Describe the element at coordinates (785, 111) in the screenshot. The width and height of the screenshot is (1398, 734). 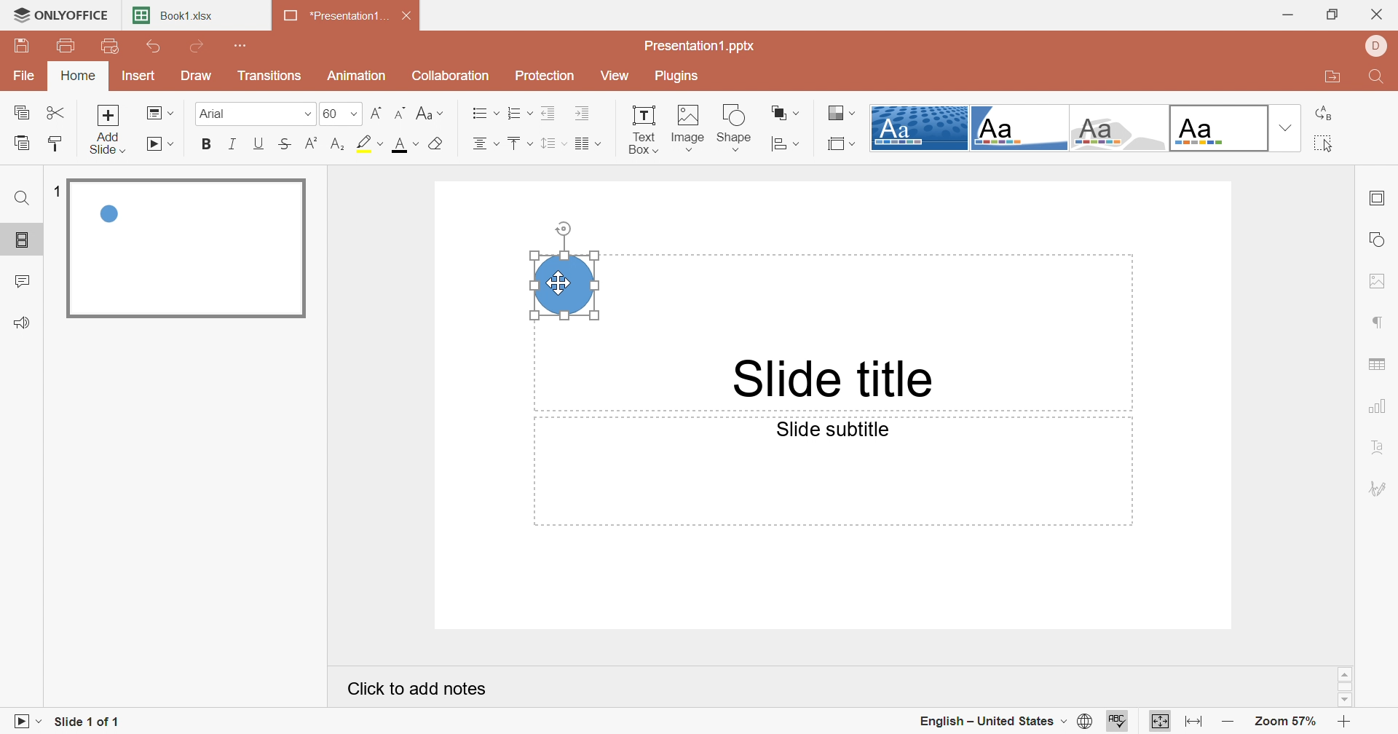
I see `Arrange shape` at that location.